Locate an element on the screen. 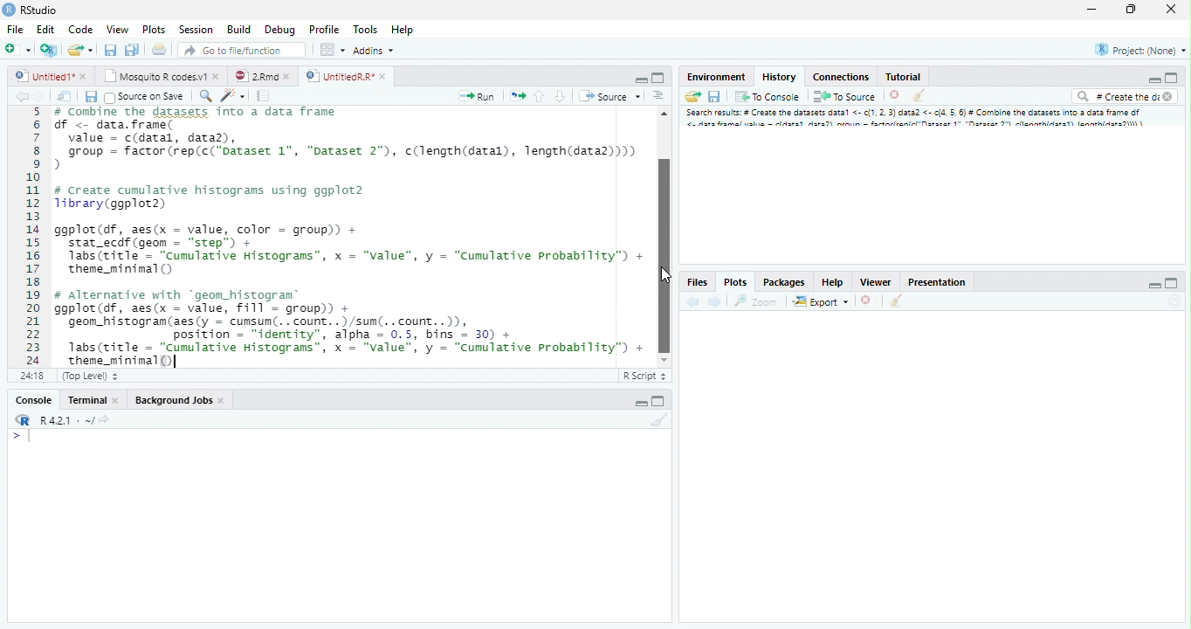  Maximize is located at coordinates (661, 402).